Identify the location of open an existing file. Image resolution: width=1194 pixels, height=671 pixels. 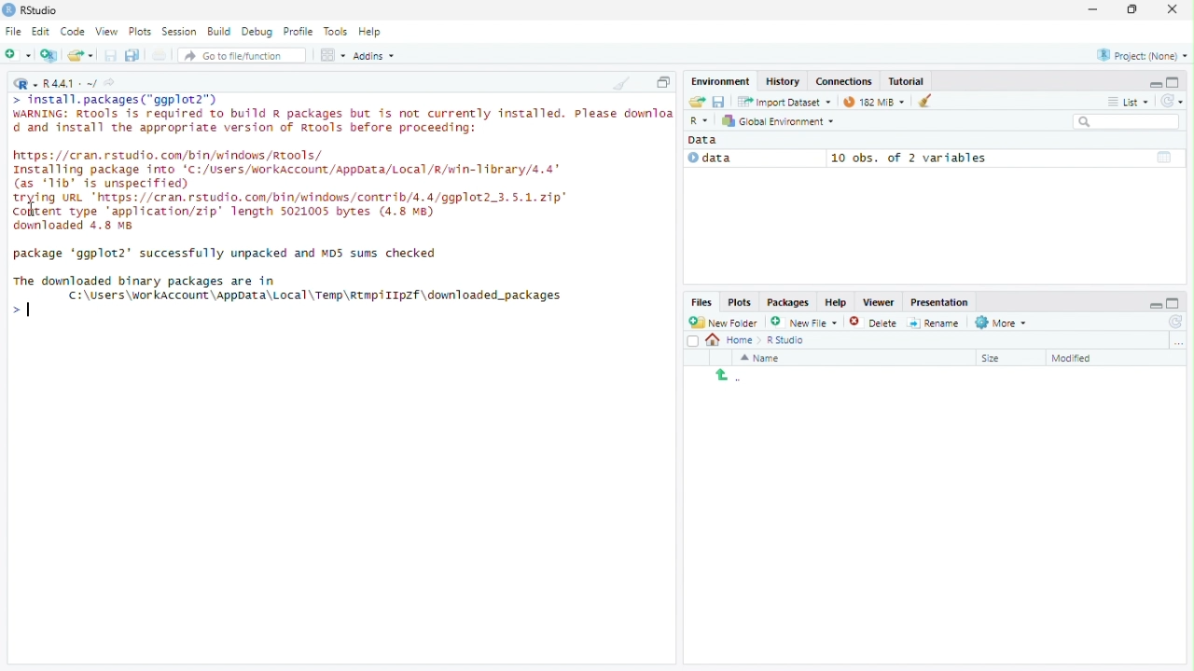
(83, 55).